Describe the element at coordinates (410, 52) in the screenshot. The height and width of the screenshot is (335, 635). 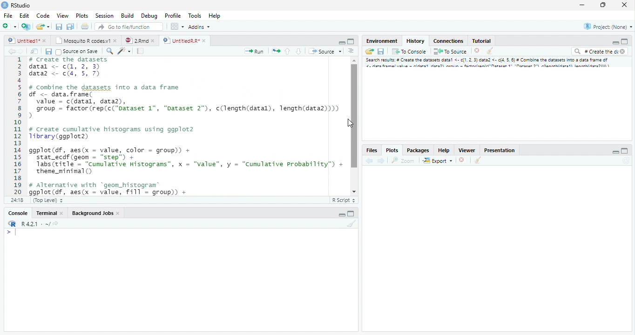
I see `To console` at that location.